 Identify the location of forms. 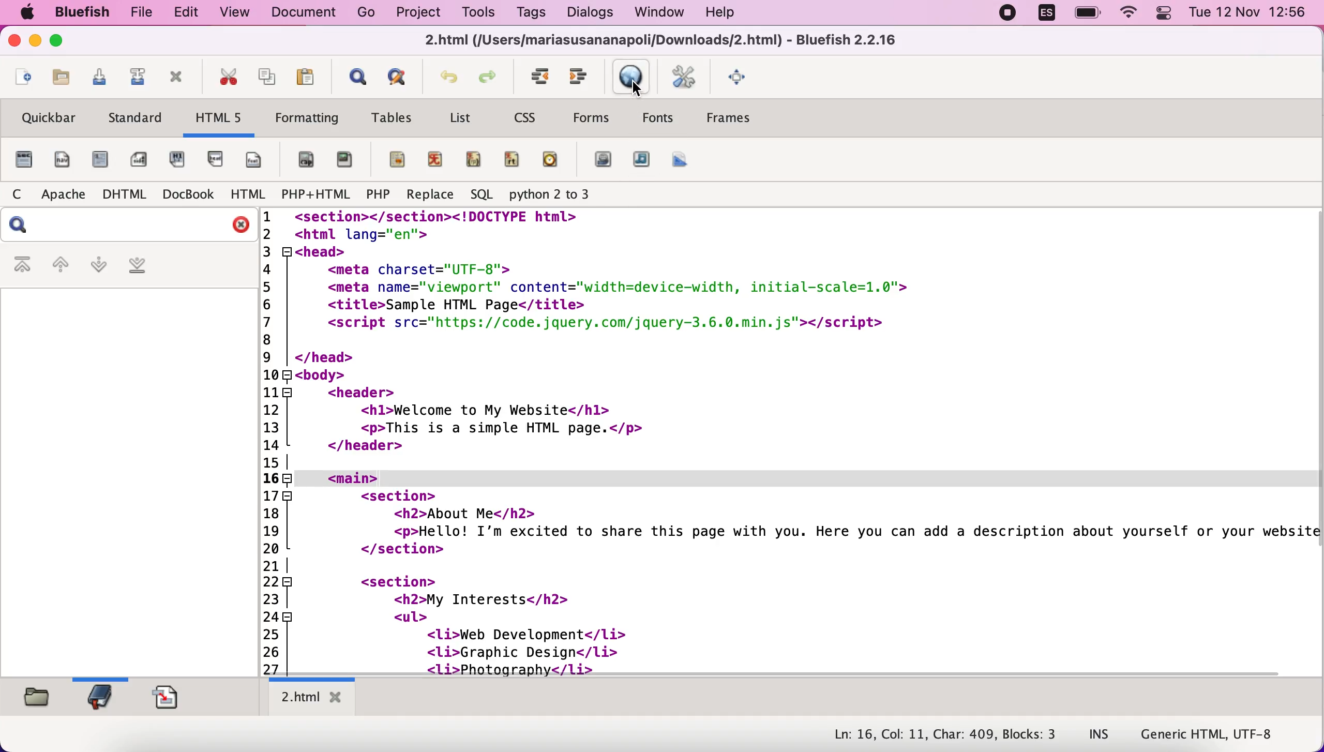
(594, 118).